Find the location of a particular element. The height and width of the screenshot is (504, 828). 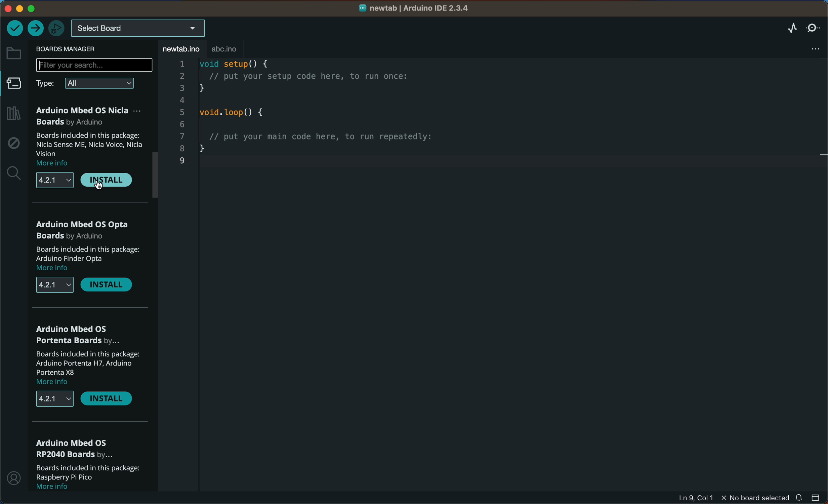

abc .ino is located at coordinates (236, 49).